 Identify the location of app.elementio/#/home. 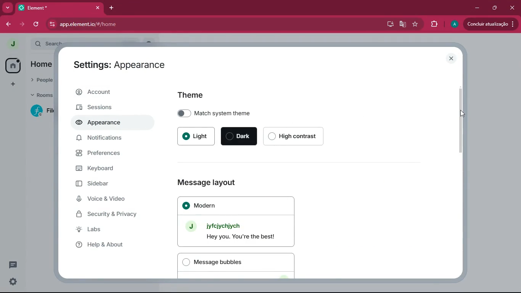
(142, 24).